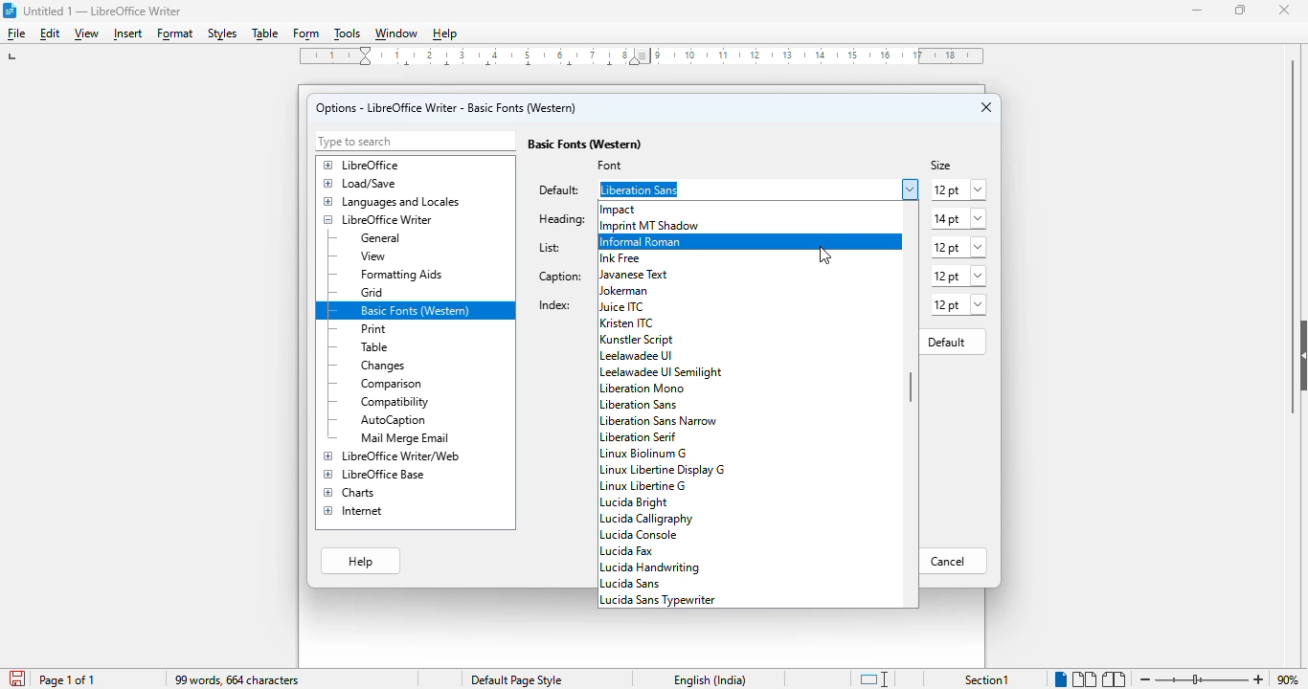 Image resolution: width=1308 pixels, height=689 pixels. Describe the element at coordinates (826, 256) in the screenshot. I see `cursor` at that location.